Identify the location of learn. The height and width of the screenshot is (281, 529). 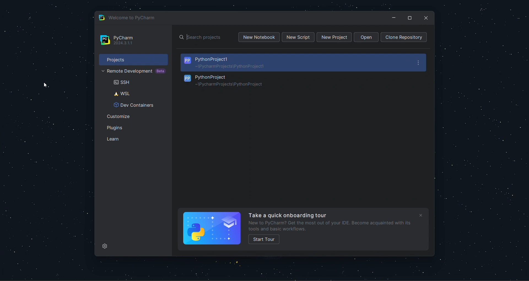
(132, 140).